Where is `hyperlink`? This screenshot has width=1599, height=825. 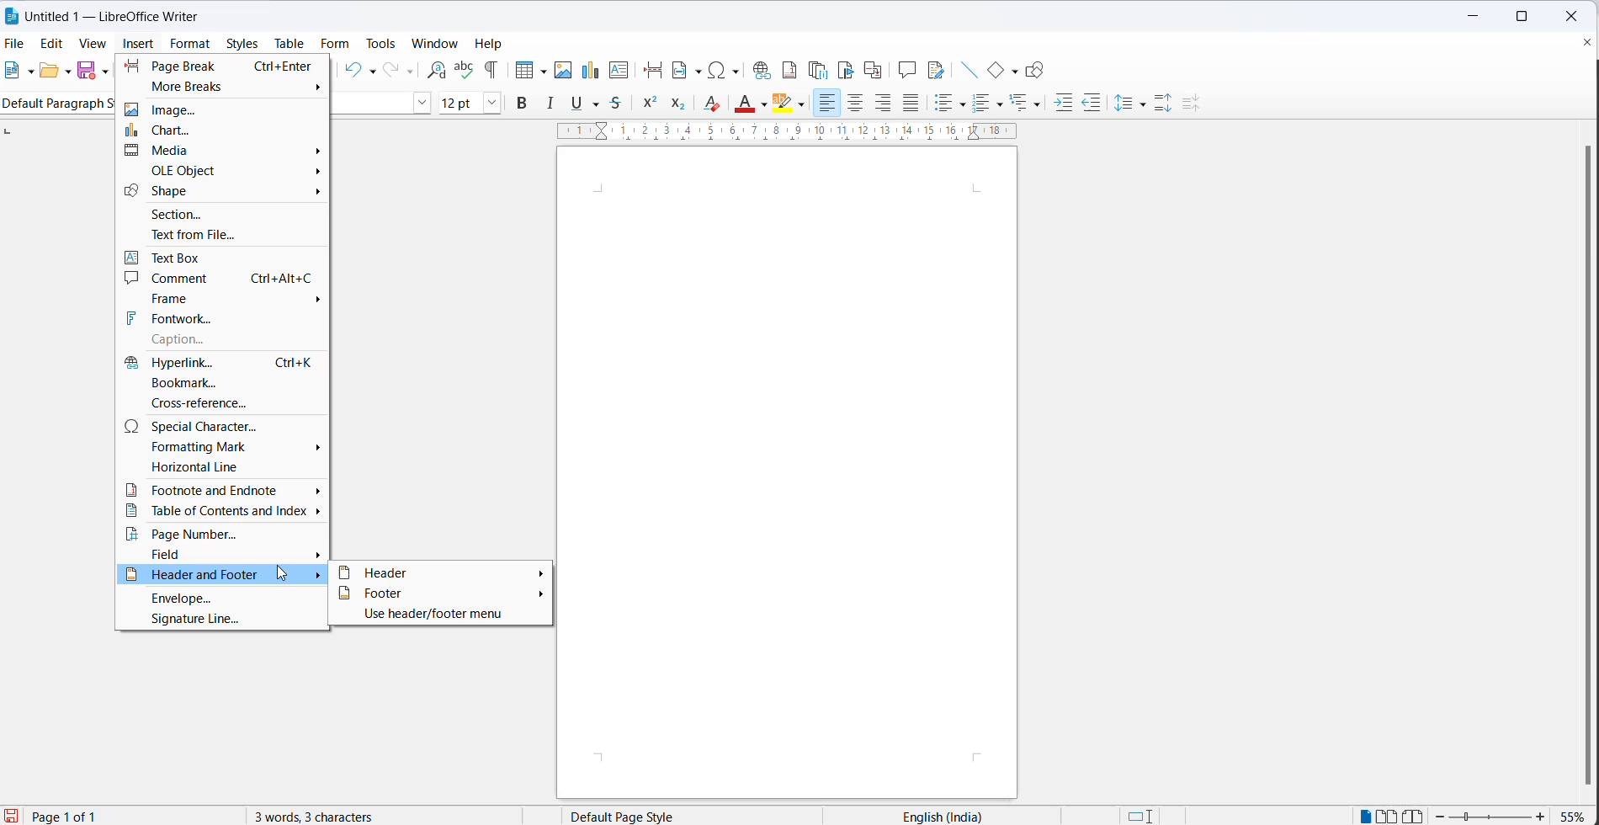
hyperlink is located at coordinates (220, 363).